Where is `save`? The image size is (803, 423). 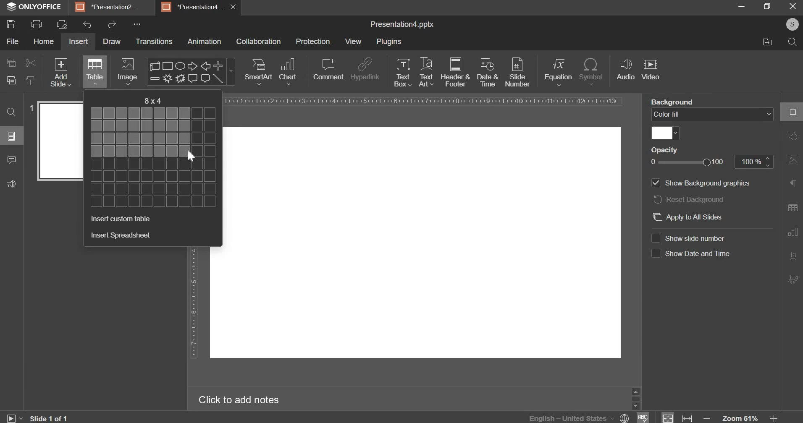
save is located at coordinates (11, 24).